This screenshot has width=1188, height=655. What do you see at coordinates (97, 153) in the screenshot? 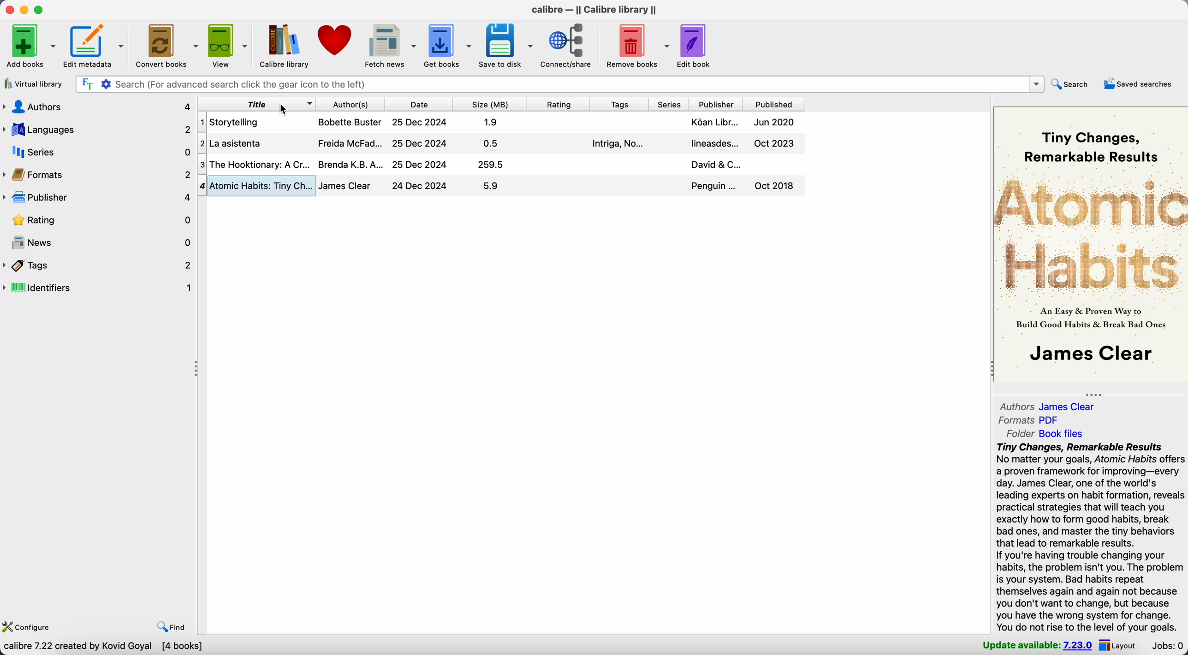
I see `series` at bounding box center [97, 153].